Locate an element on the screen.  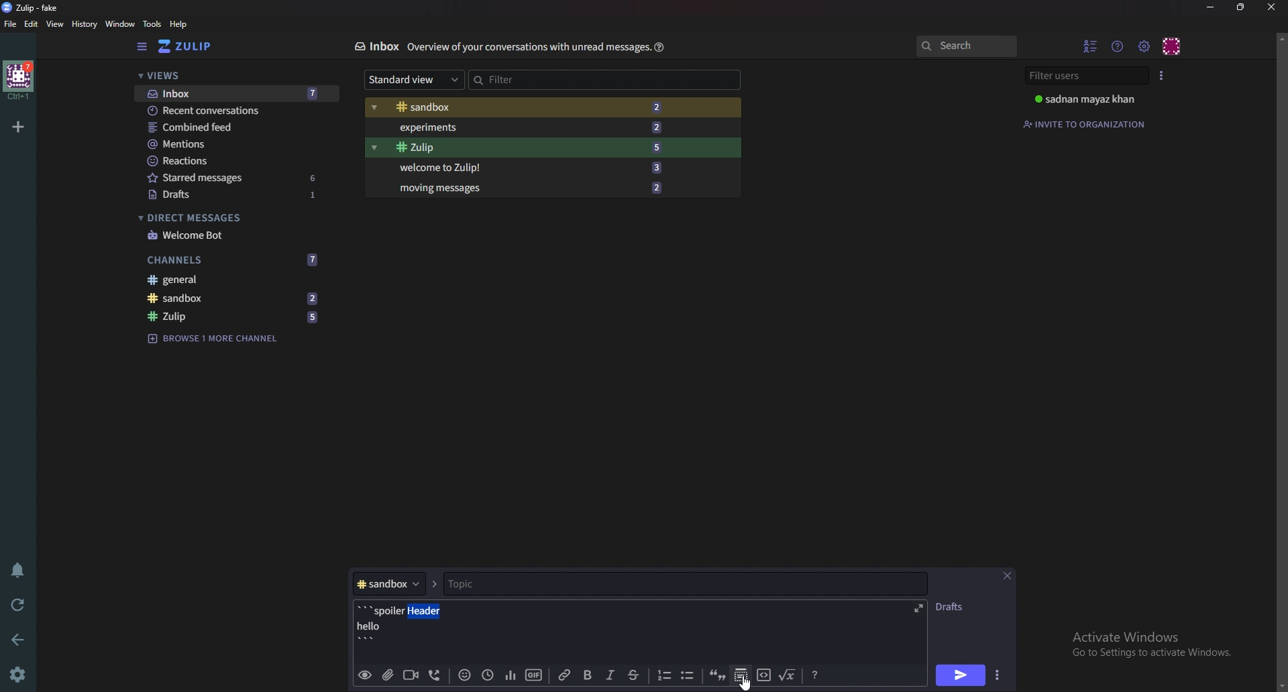
# sandbox is located at coordinates (396, 584).